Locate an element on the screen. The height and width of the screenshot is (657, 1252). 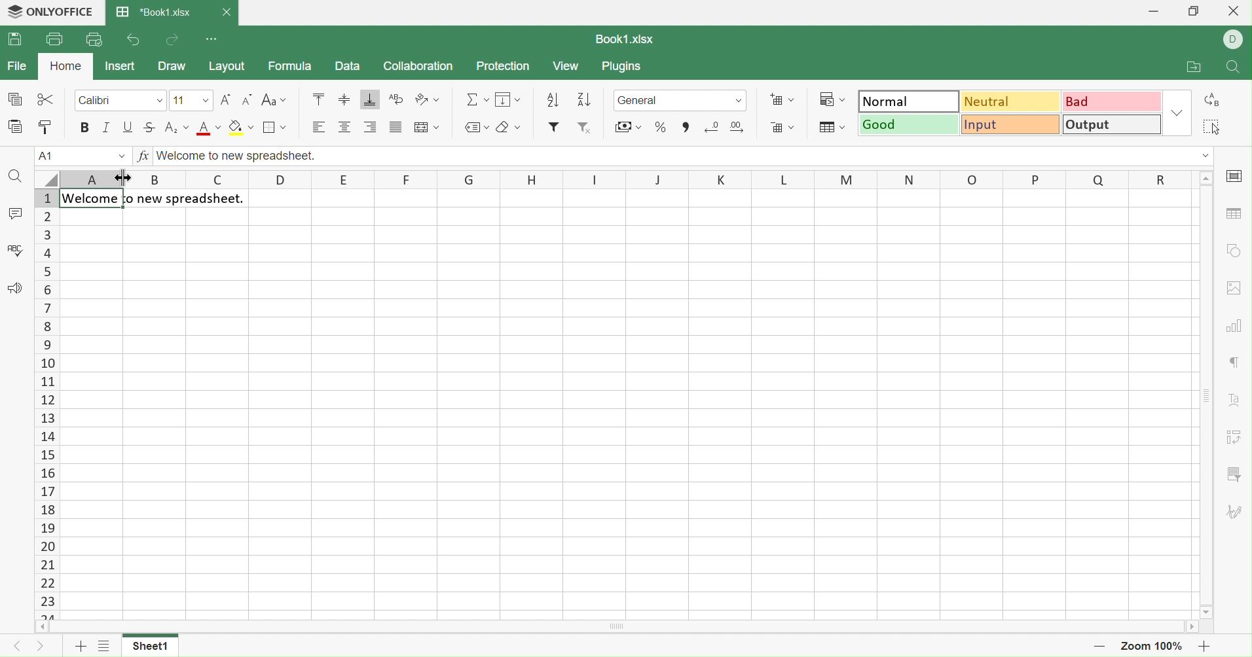
Decrement font size is located at coordinates (248, 99).